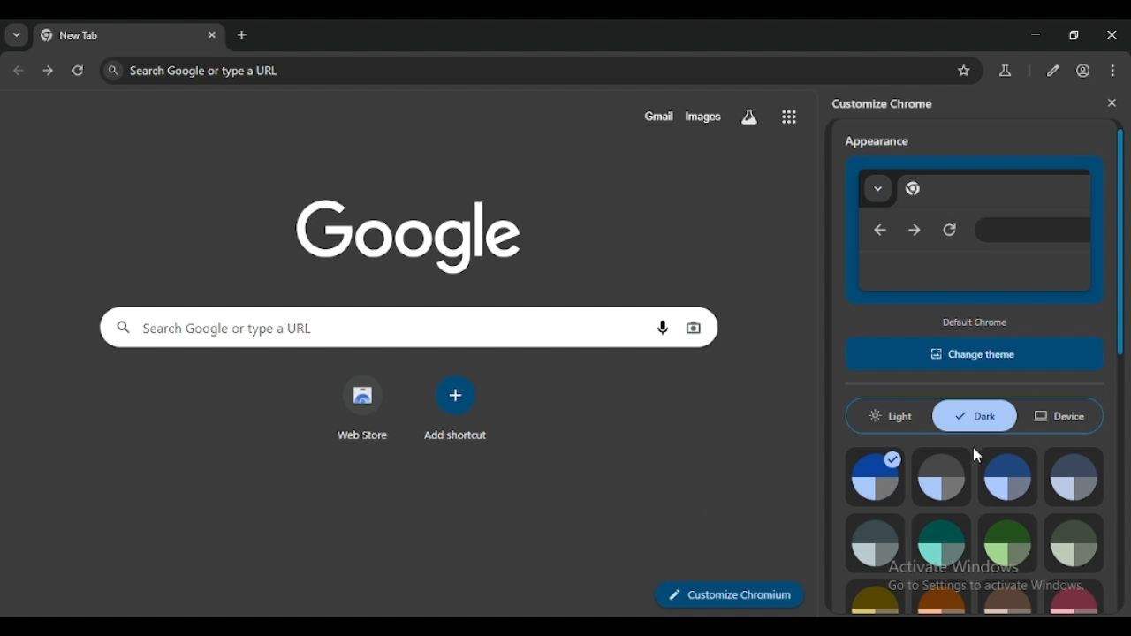 This screenshot has height=636, width=1131. I want to click on appearance, so click(880, 141).